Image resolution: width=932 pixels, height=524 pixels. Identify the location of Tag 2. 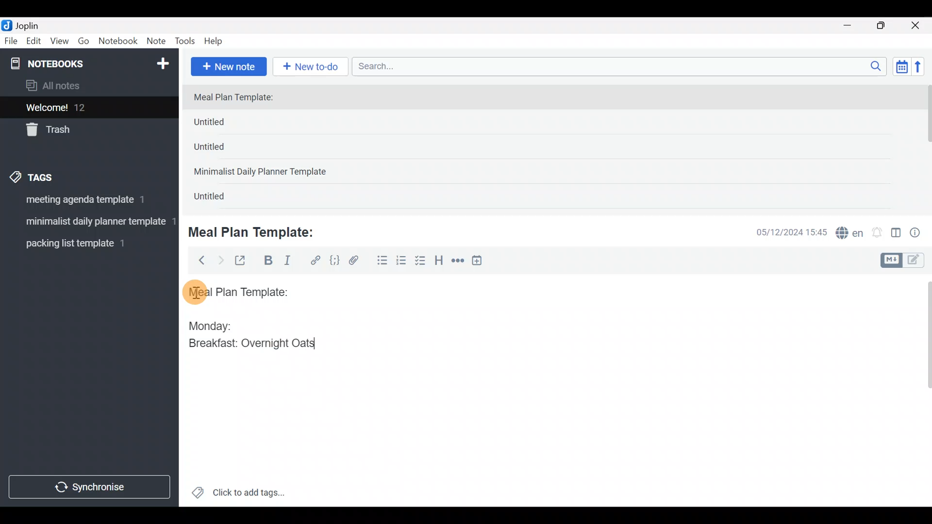
(89, 223).